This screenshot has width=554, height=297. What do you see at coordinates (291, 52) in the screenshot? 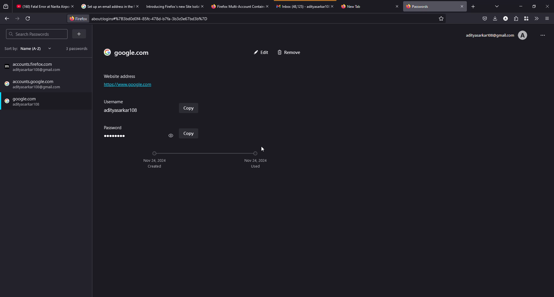
I see `cancel` at bounding box center [291, 52].